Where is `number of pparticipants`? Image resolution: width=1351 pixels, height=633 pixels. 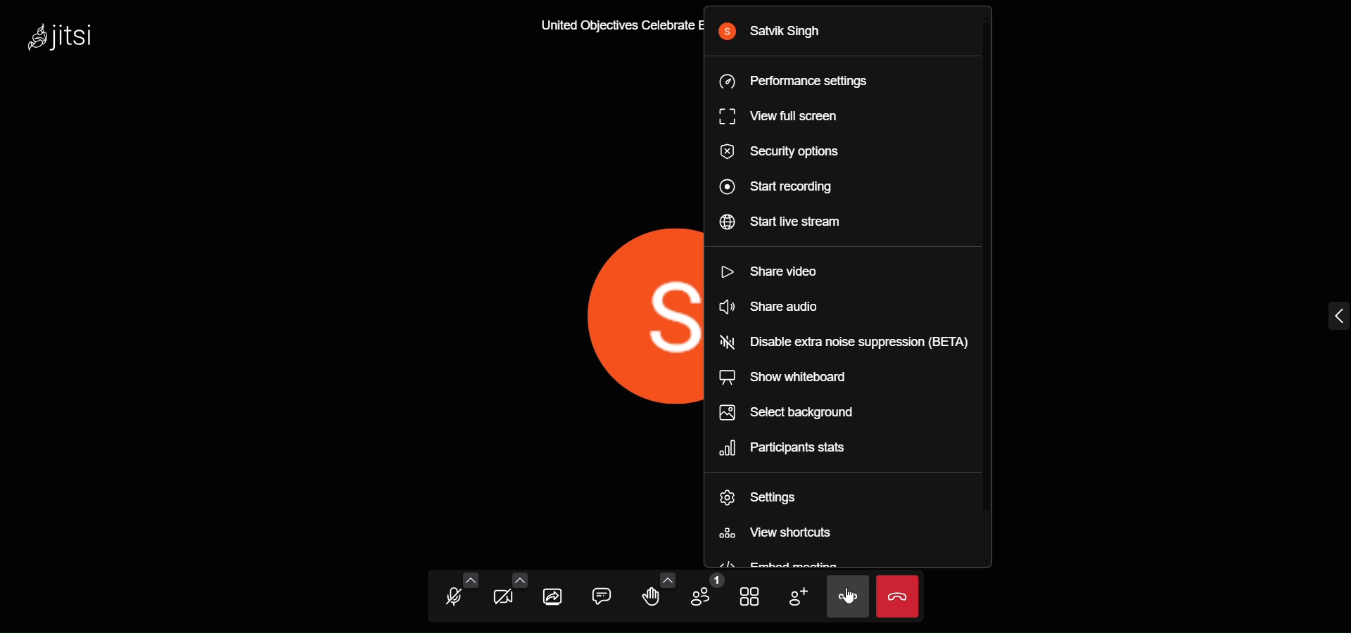
number of pparticipants is located at coordinates (704, 594).